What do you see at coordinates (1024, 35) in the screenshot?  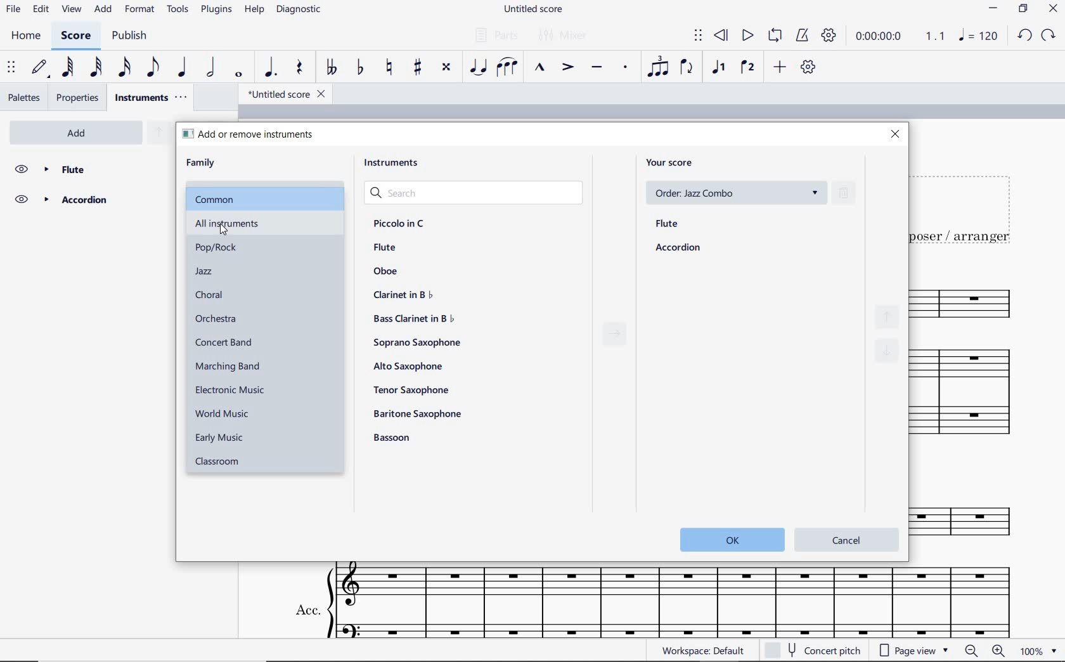 I see `UNDO` at bounding box center [1024, 35].